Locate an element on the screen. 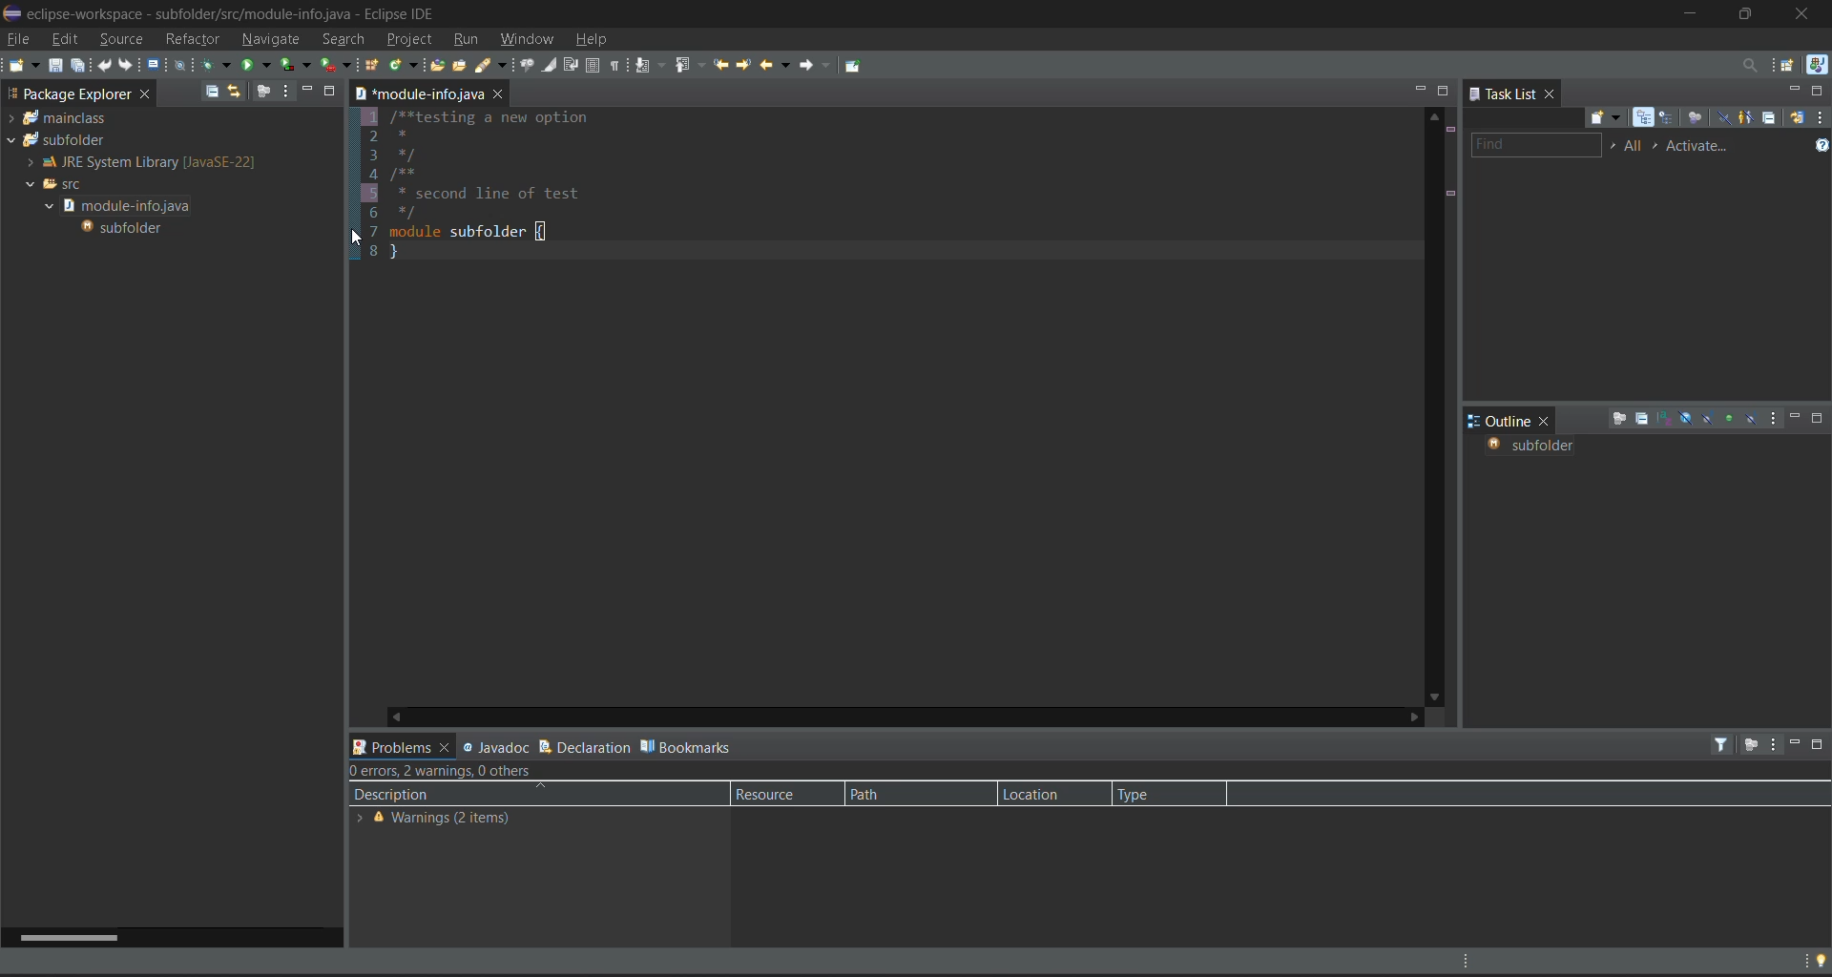 This screenshot has width=1832, height=977. next annotation is located at coordinates (653, 67).